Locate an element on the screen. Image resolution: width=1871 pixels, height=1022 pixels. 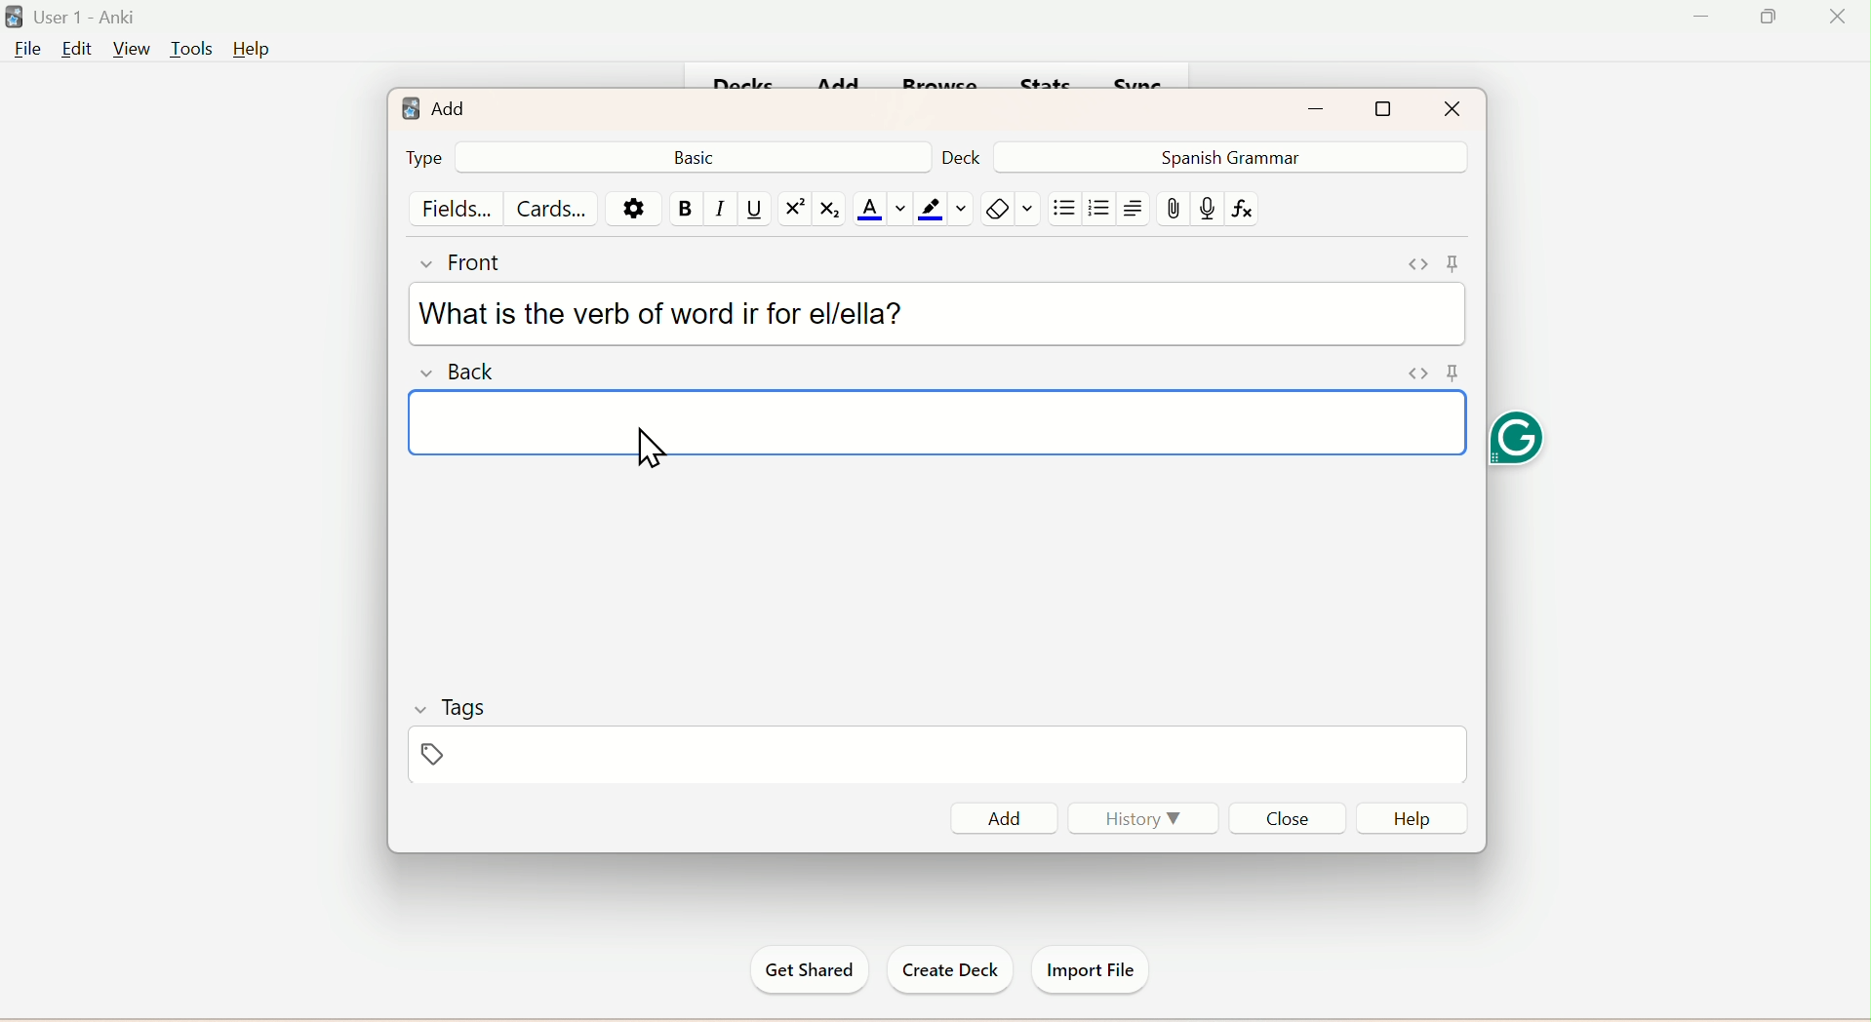
mic is located at coordinates (1206, 212).